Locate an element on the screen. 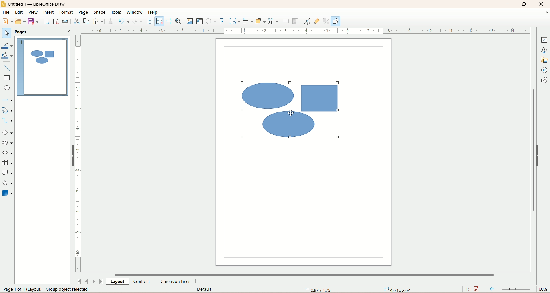  default is located at coordinates (204, 289).